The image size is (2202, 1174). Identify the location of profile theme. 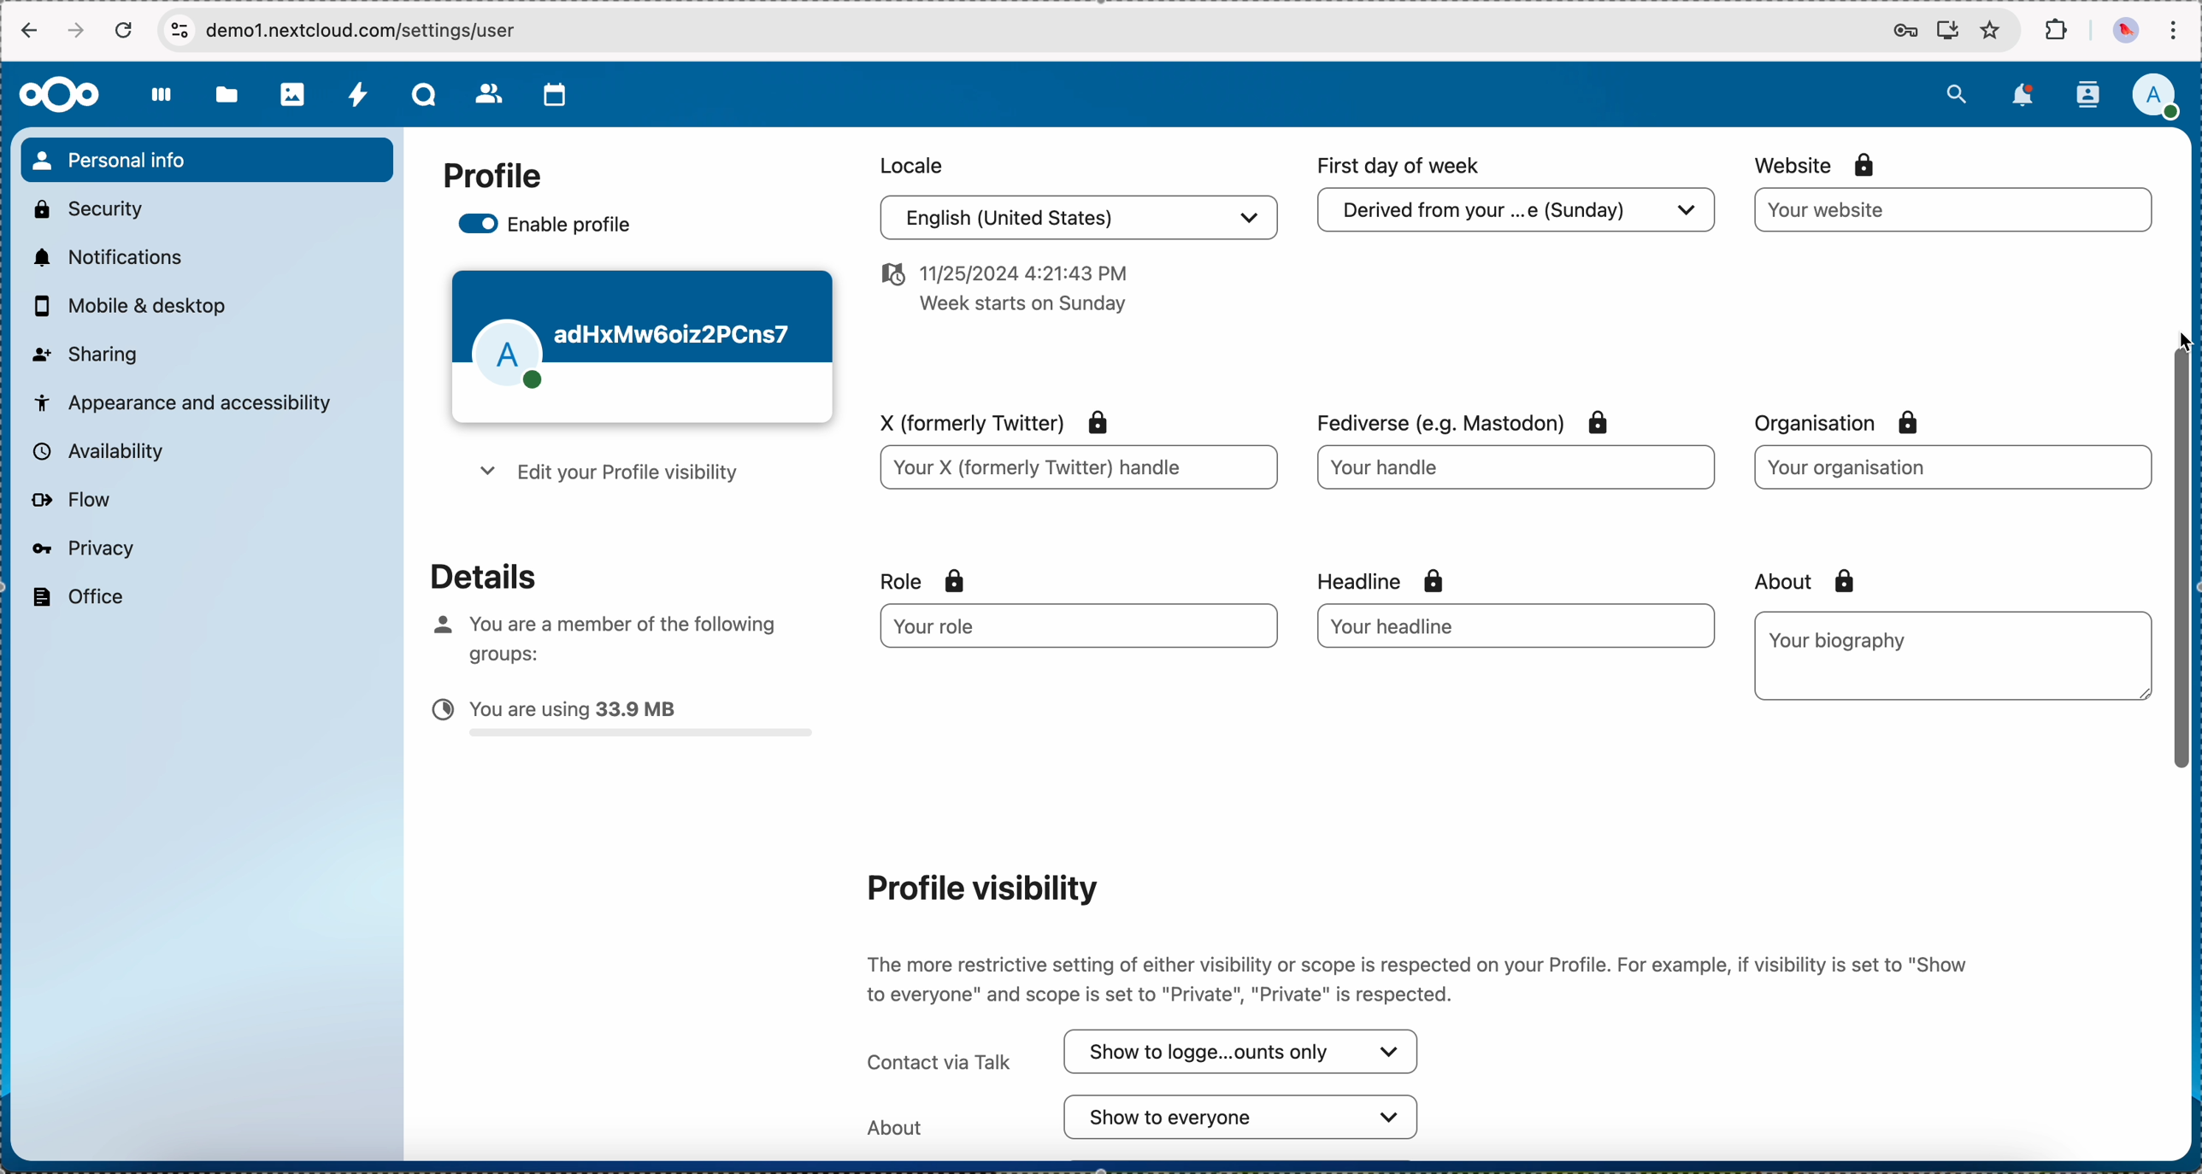
(641, 348).